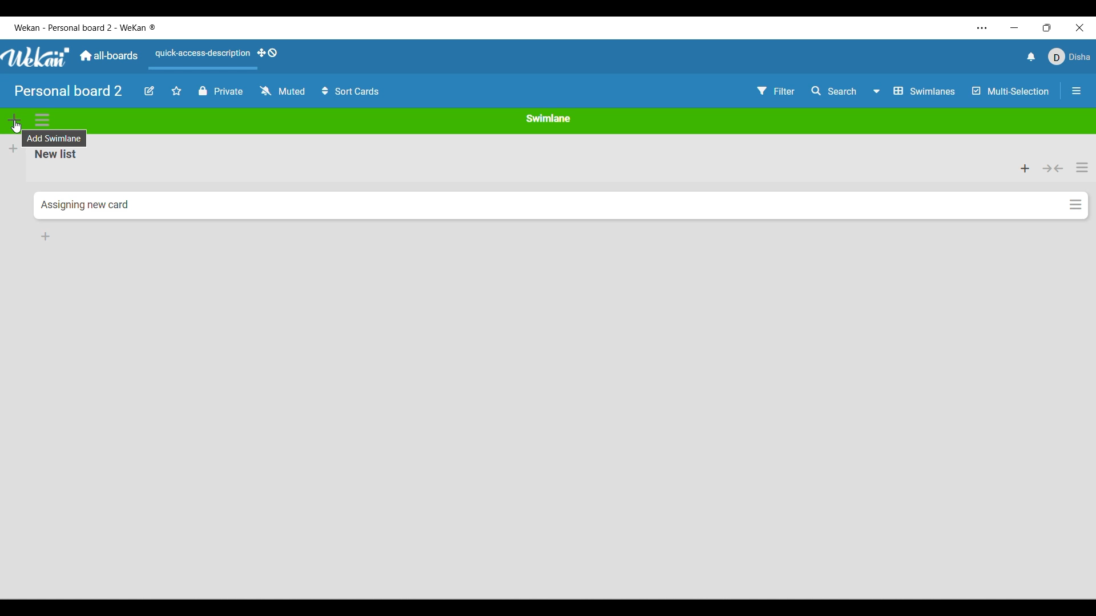 The image size is (1096, 616). I want to click on Search, so click(835, 91).